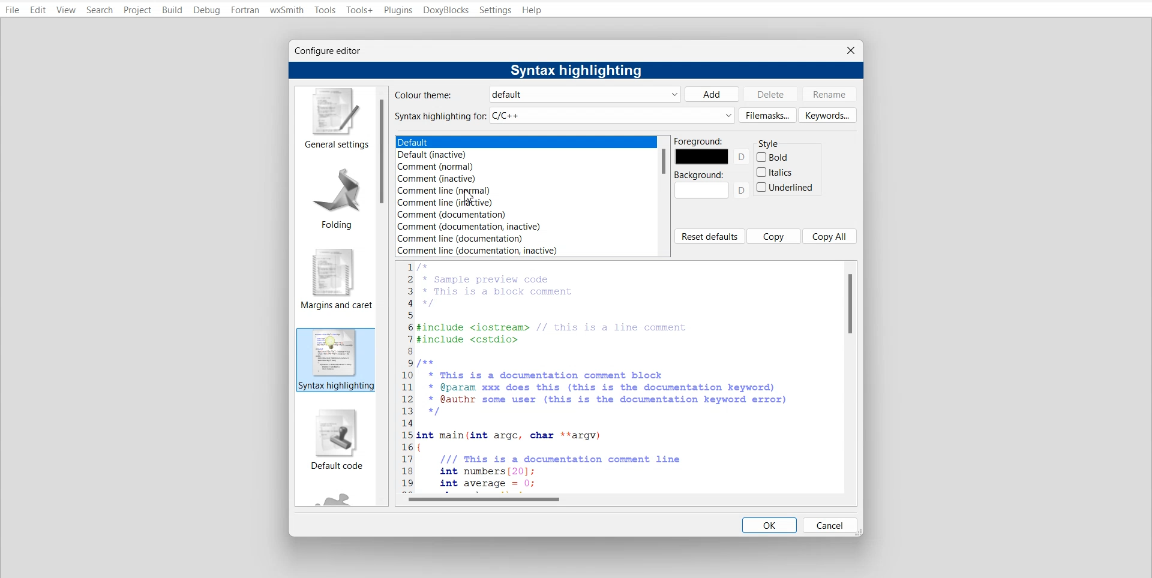 This screenshot has width=1152, height=578. What do you see at coordinates (473, 179) in the screenshot?
I see `Comment (inactive)` at bounding box center [473, 179].